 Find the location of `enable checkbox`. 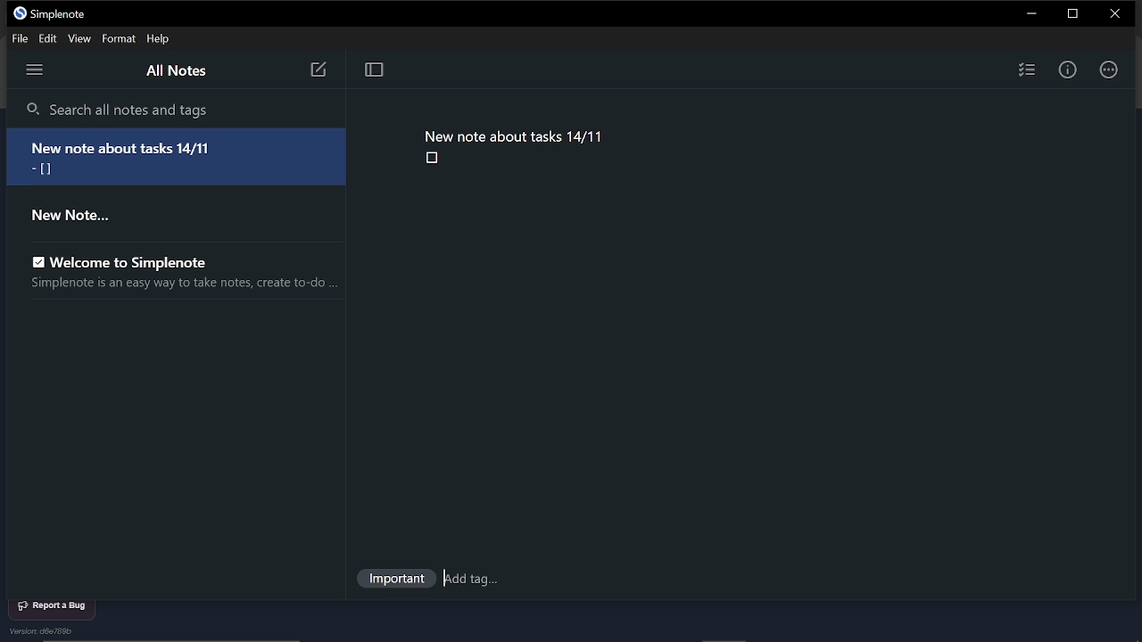

enable checkbox is located at coordinates (33, 258).